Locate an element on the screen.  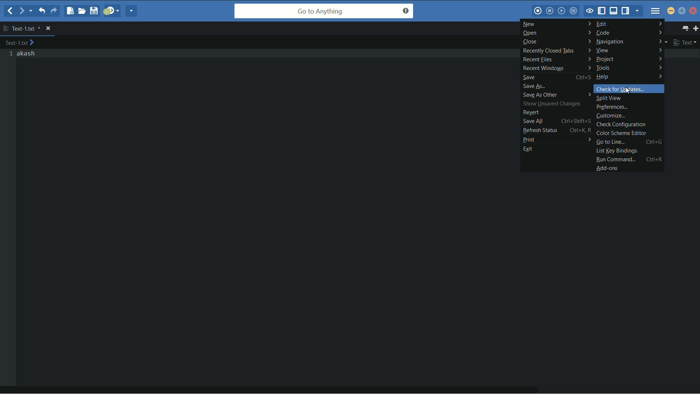
close app is located at coordinates (695, 11).